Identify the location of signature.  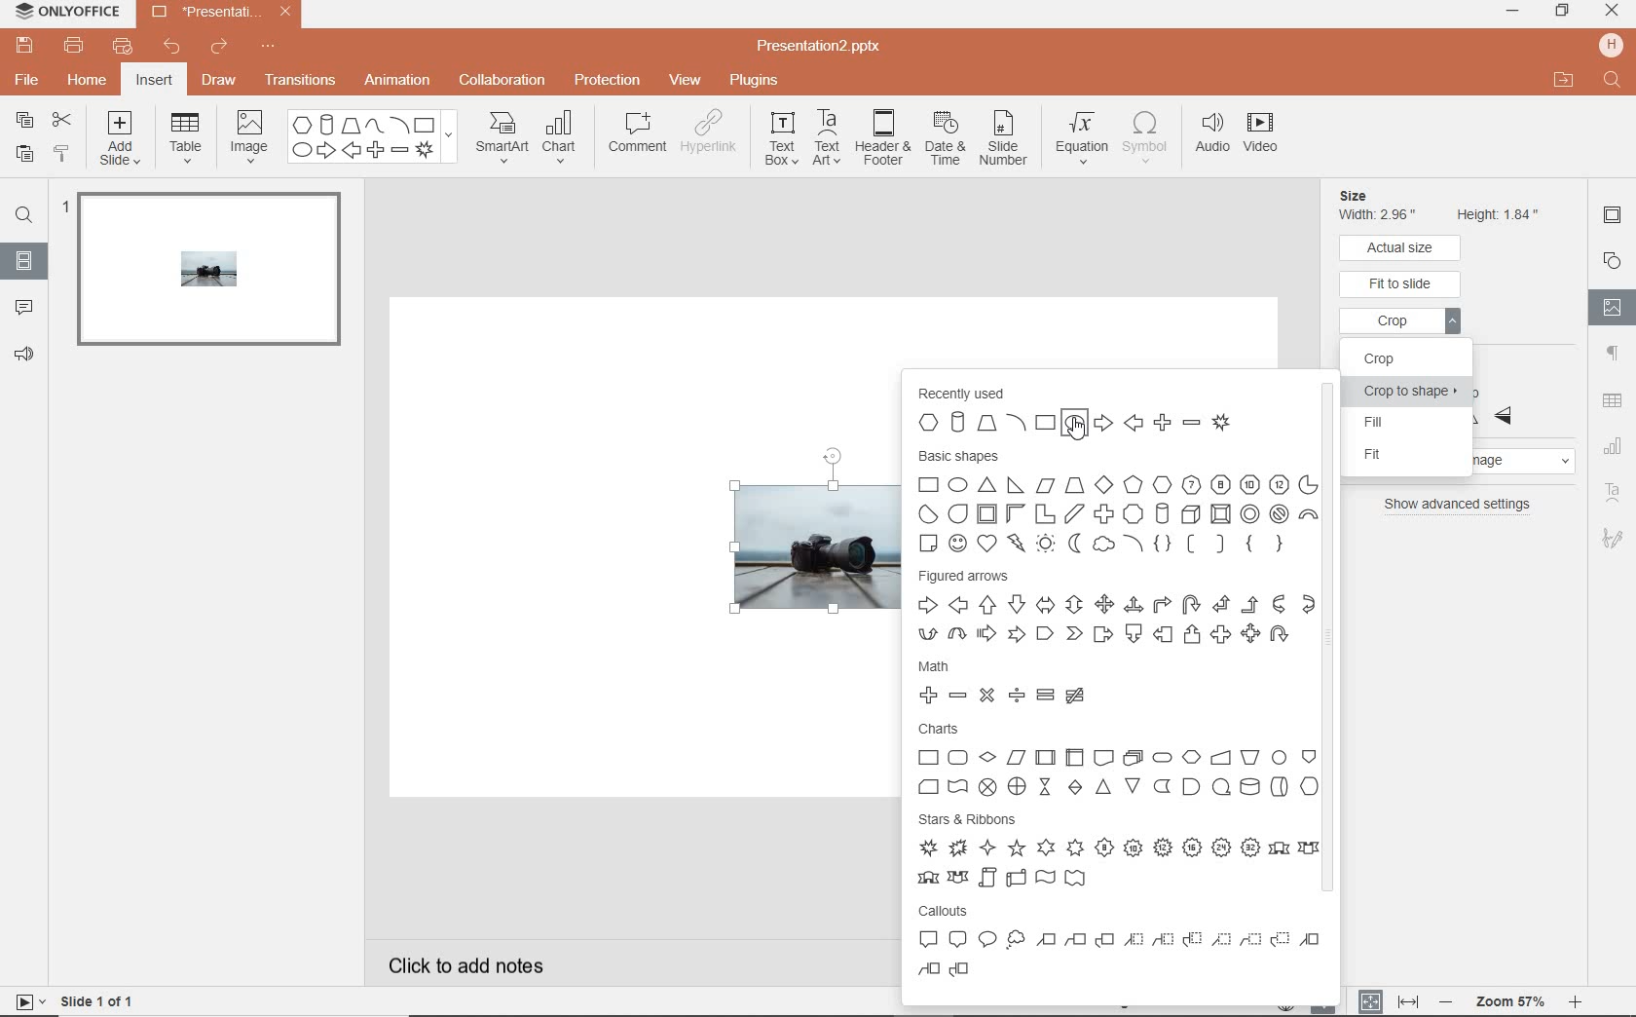
(1613, 539).